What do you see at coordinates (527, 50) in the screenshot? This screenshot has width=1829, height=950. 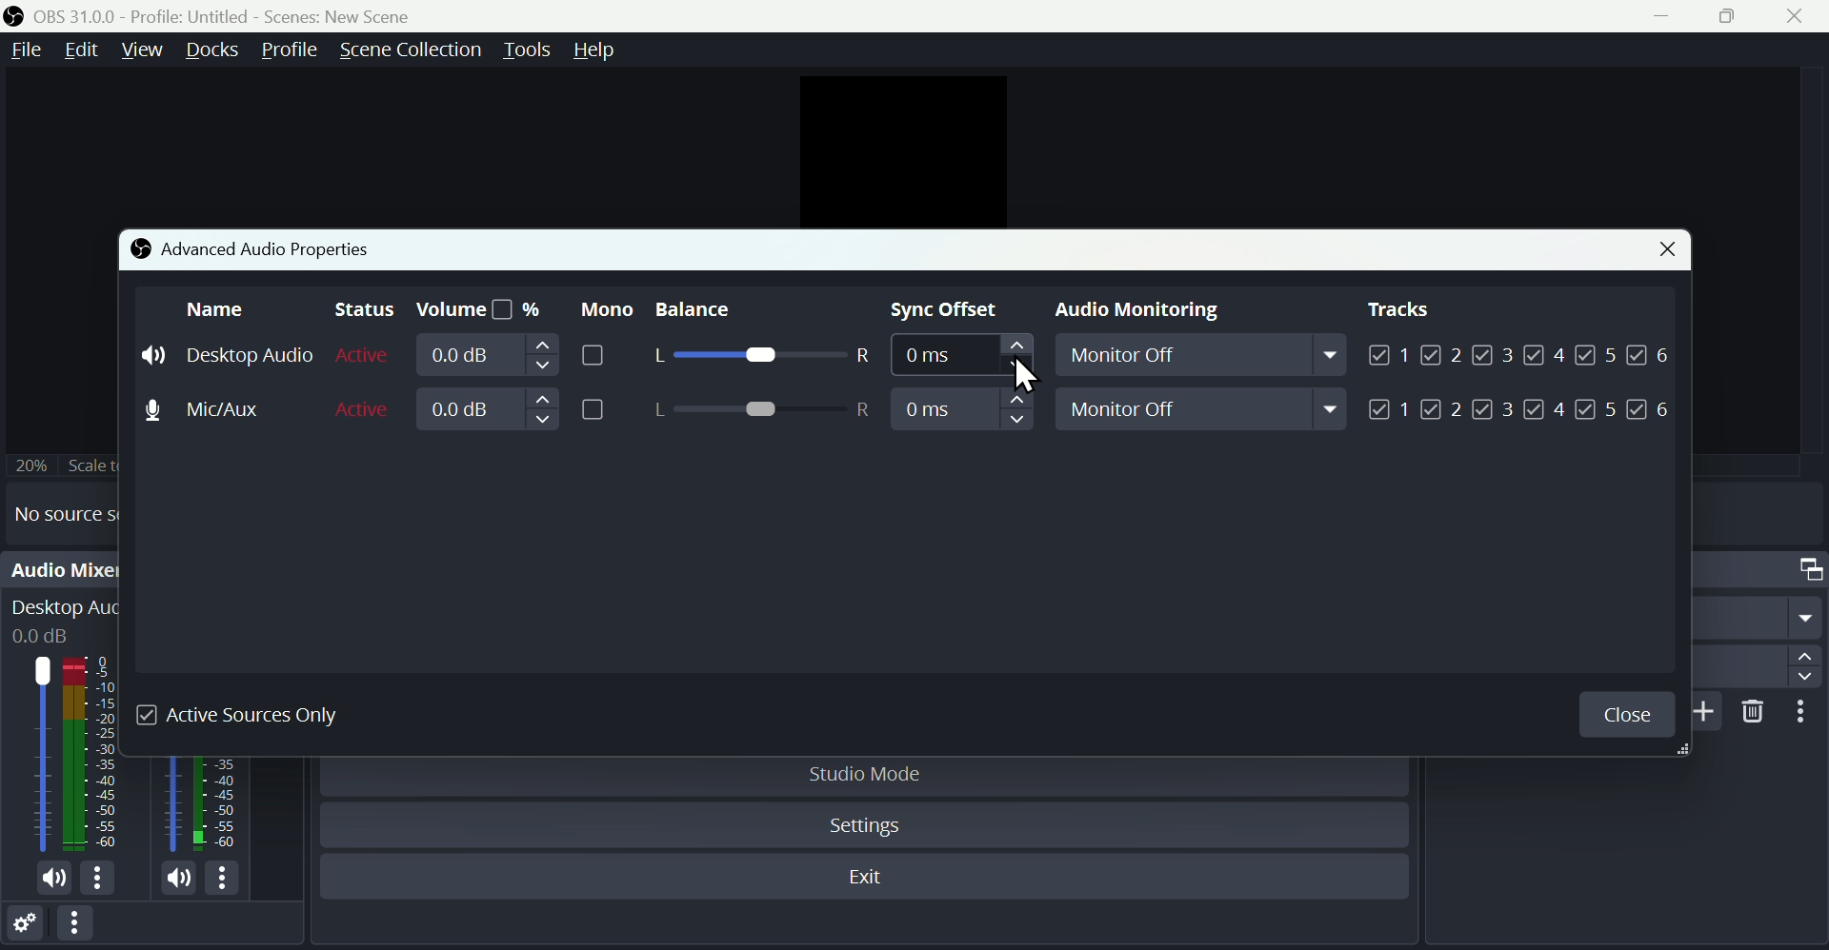 I see `Tools` at bounding box center [527, 50].